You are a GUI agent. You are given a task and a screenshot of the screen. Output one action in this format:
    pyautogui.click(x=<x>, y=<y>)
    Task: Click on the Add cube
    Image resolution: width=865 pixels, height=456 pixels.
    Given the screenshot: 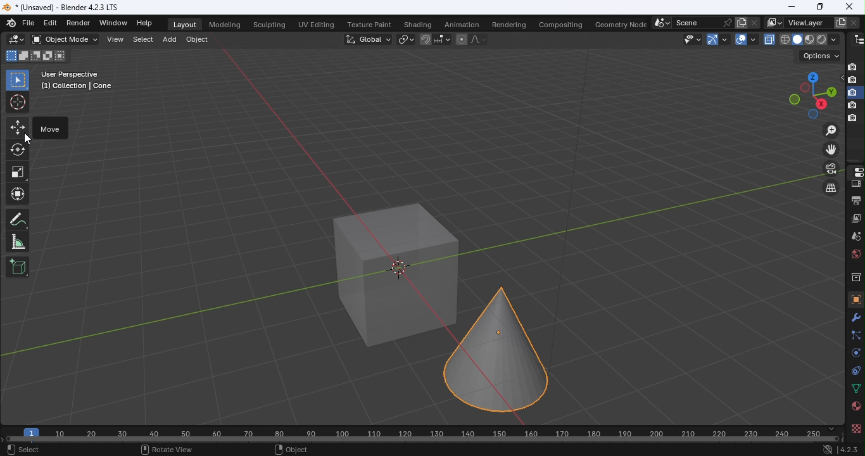 What is the action you would take?
    pyautogui.click(x=18, y=266)
    